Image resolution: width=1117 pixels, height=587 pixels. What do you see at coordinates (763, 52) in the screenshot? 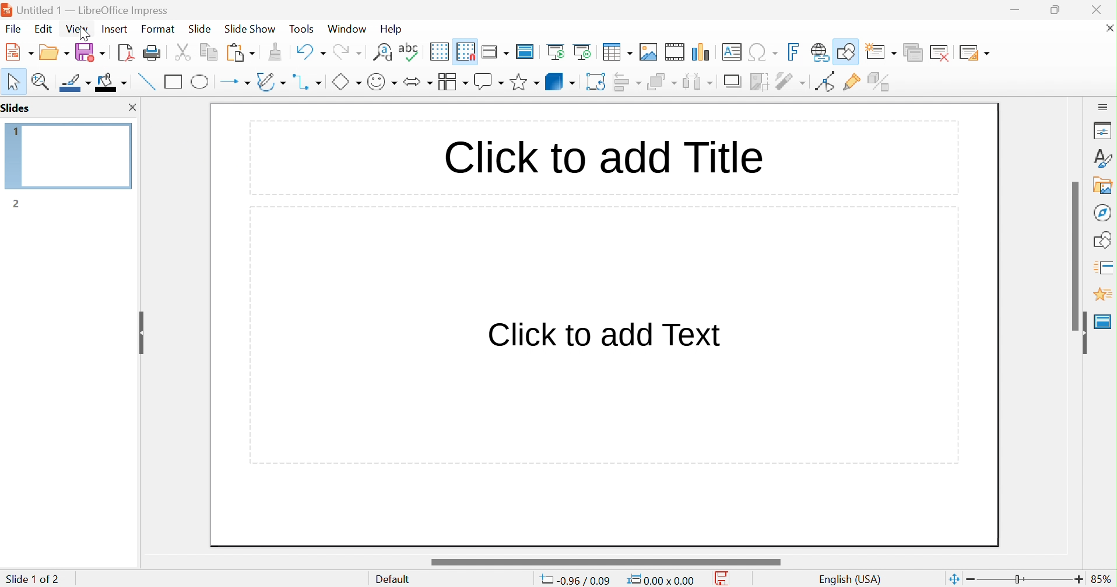
I see `insert special caracters` at bounding box center [763, 52].